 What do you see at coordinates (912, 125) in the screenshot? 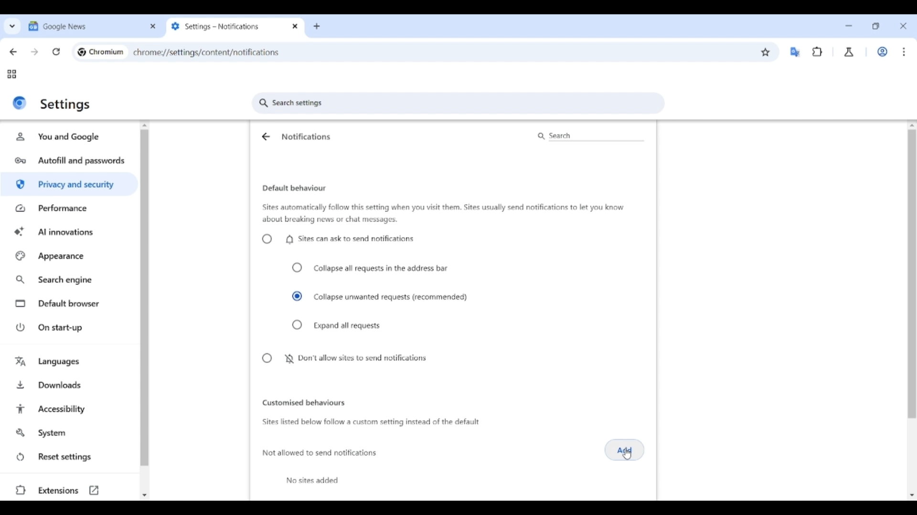
I see `Quick slide to top` at bounding box center [912, 125].